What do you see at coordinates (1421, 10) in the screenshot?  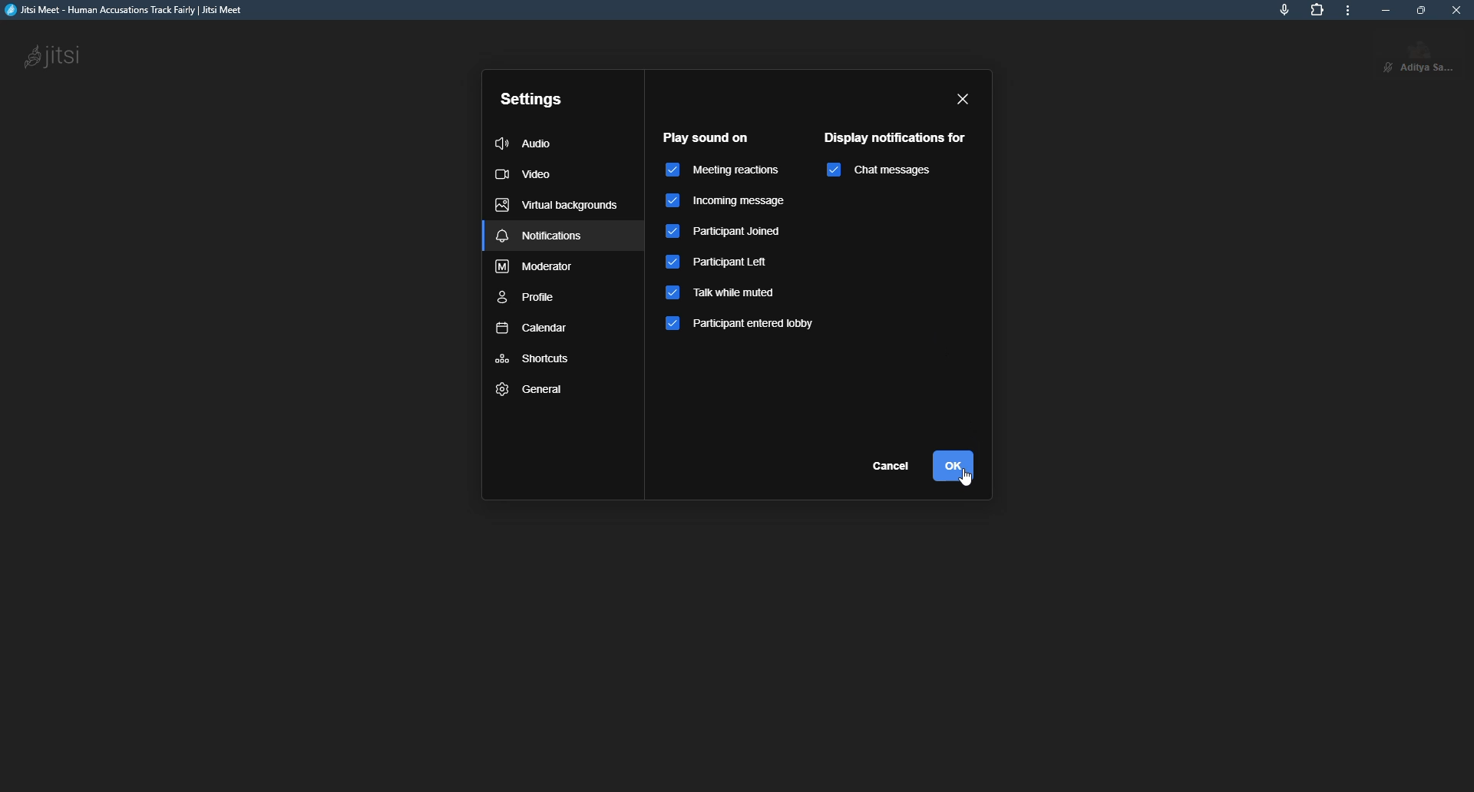 I see `maximize` at bounding box center [1421, 10].